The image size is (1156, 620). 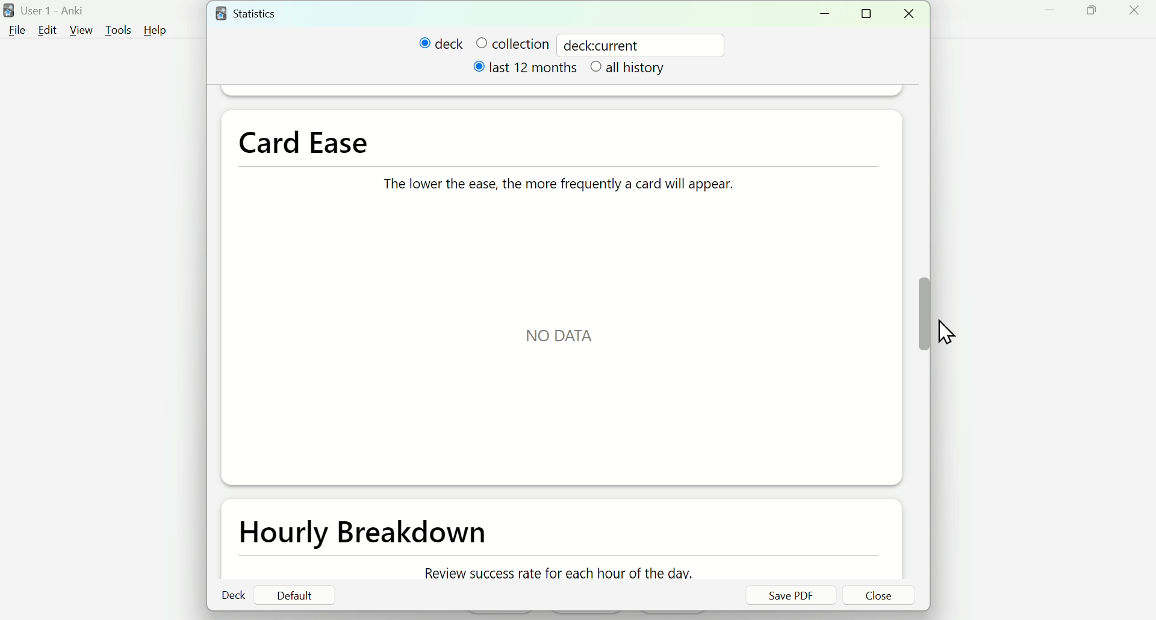 What do you see at coordinates (441, 44) in the screenshot?
I see `deck` at bounding box center [441, 44].